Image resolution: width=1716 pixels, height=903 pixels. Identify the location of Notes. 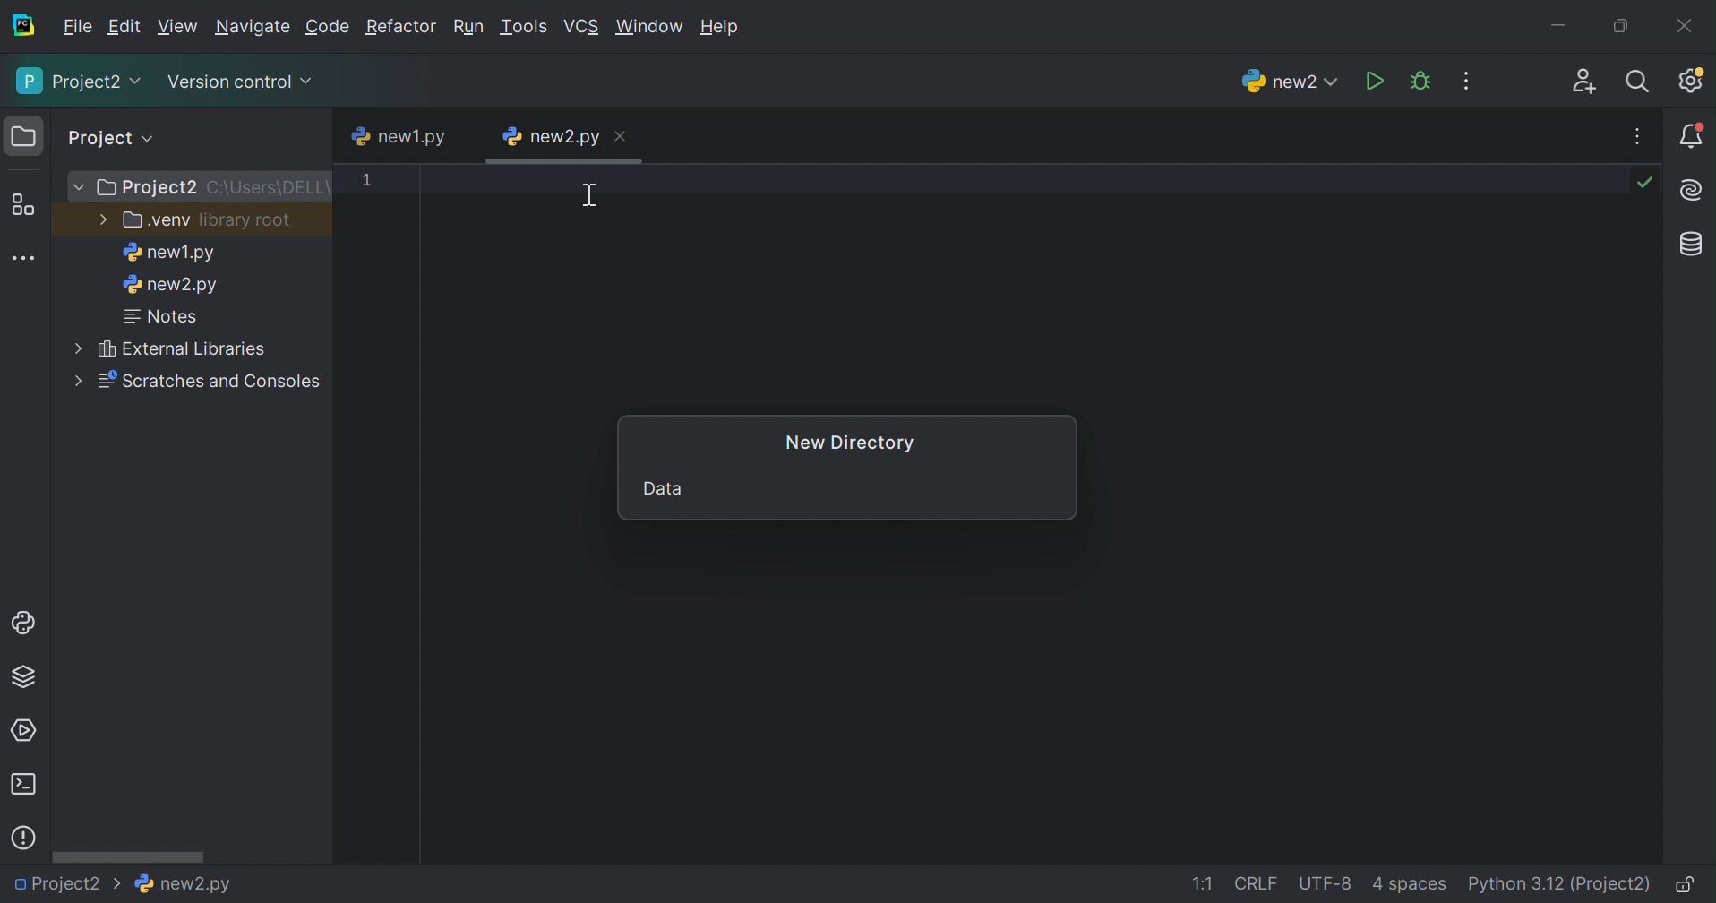
(164, 317).